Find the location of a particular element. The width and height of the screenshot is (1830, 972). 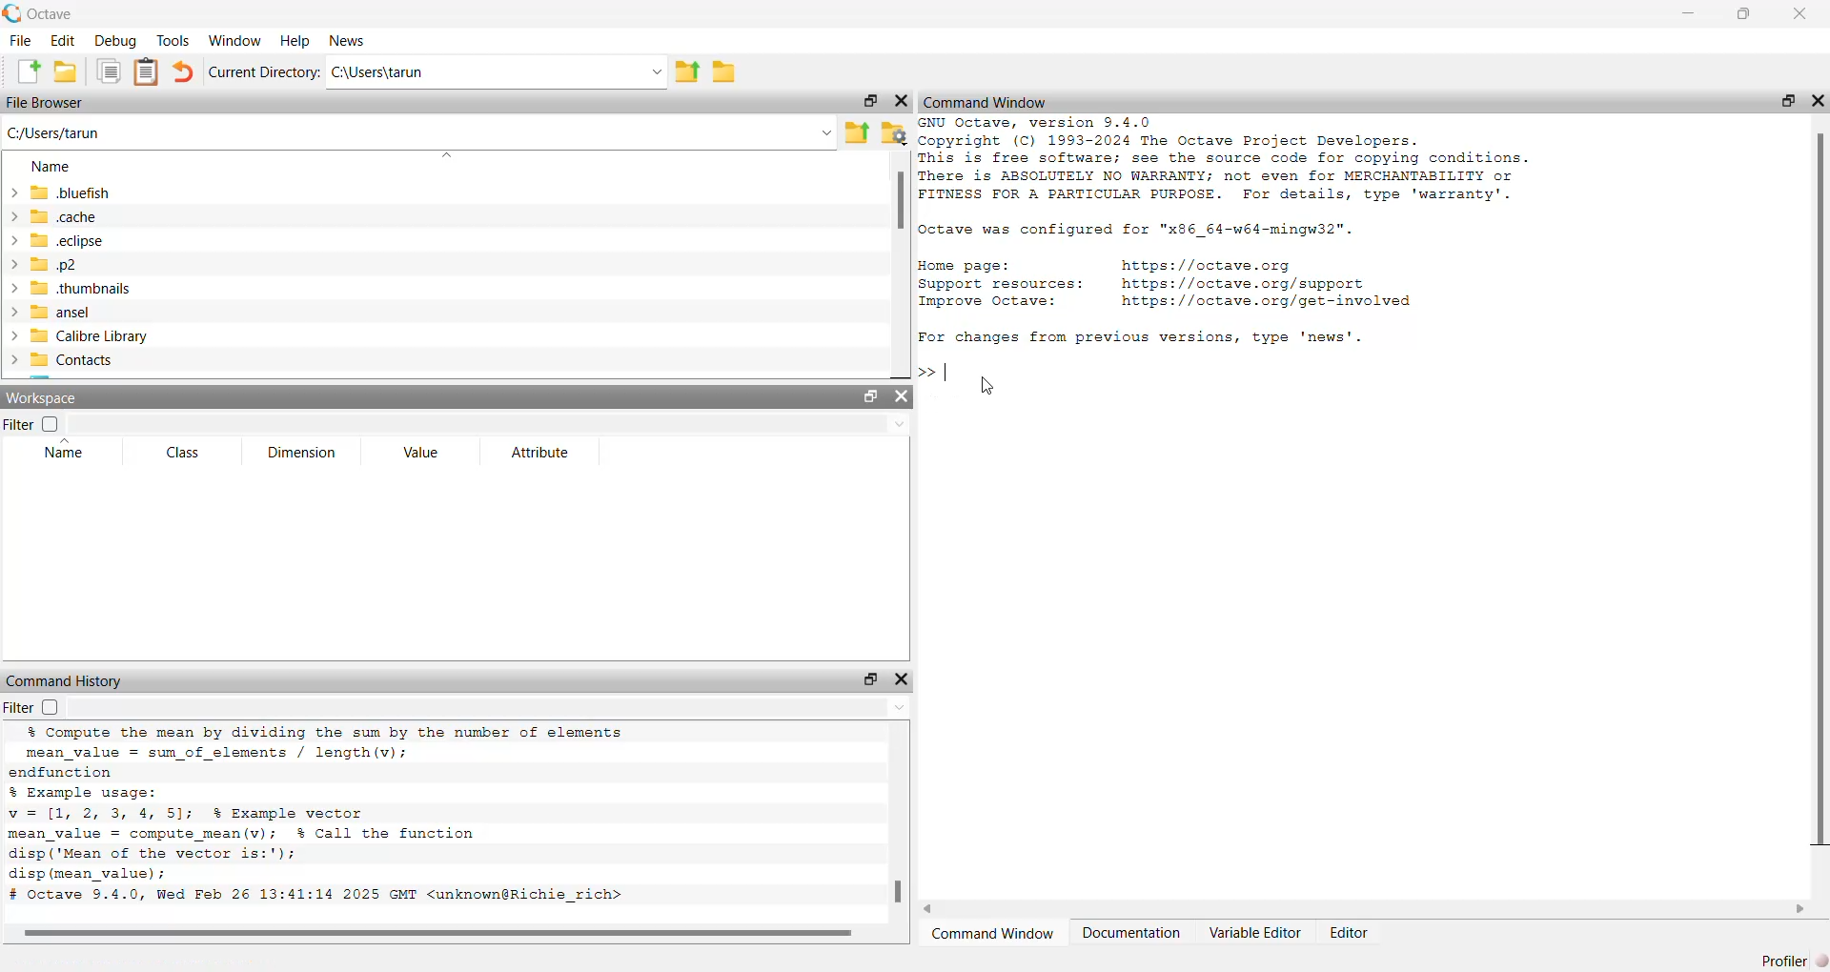

share folder is located at coordinates (686, 71).